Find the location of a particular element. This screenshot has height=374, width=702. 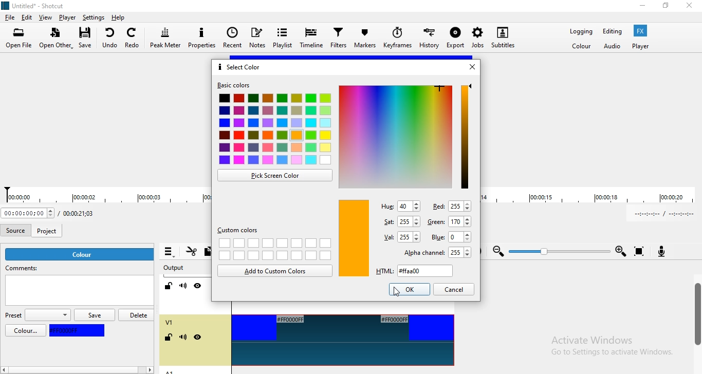

Lock is located at coordinates (170, 286).